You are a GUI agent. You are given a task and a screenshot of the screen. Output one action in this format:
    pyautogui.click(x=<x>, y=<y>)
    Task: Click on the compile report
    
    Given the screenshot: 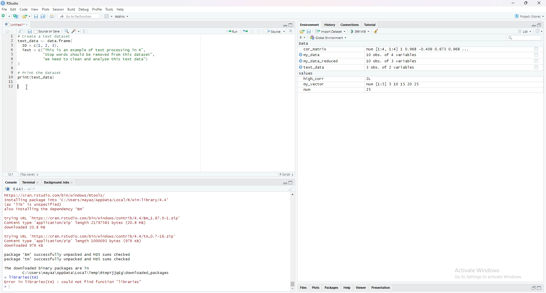 What is the action you would take?
    pyautogui.click(x=86, y=31)
    